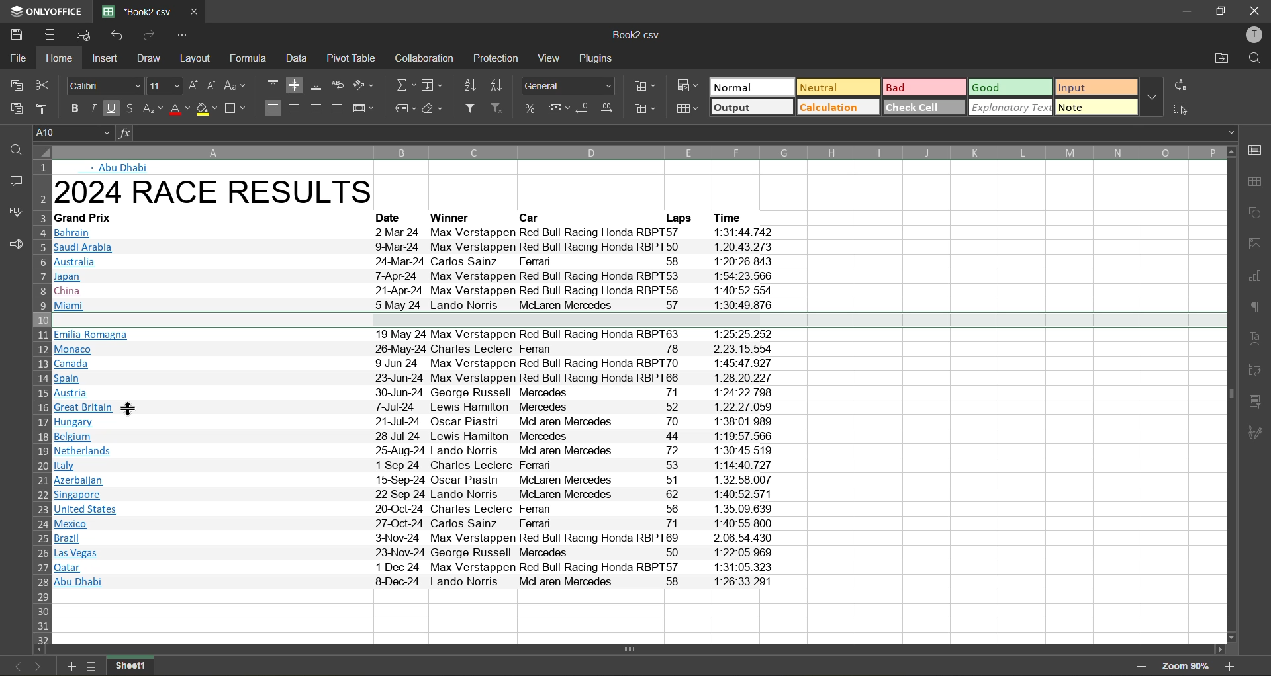 The image size is (1271, 676). I want to click on italic, so click(93, 108).